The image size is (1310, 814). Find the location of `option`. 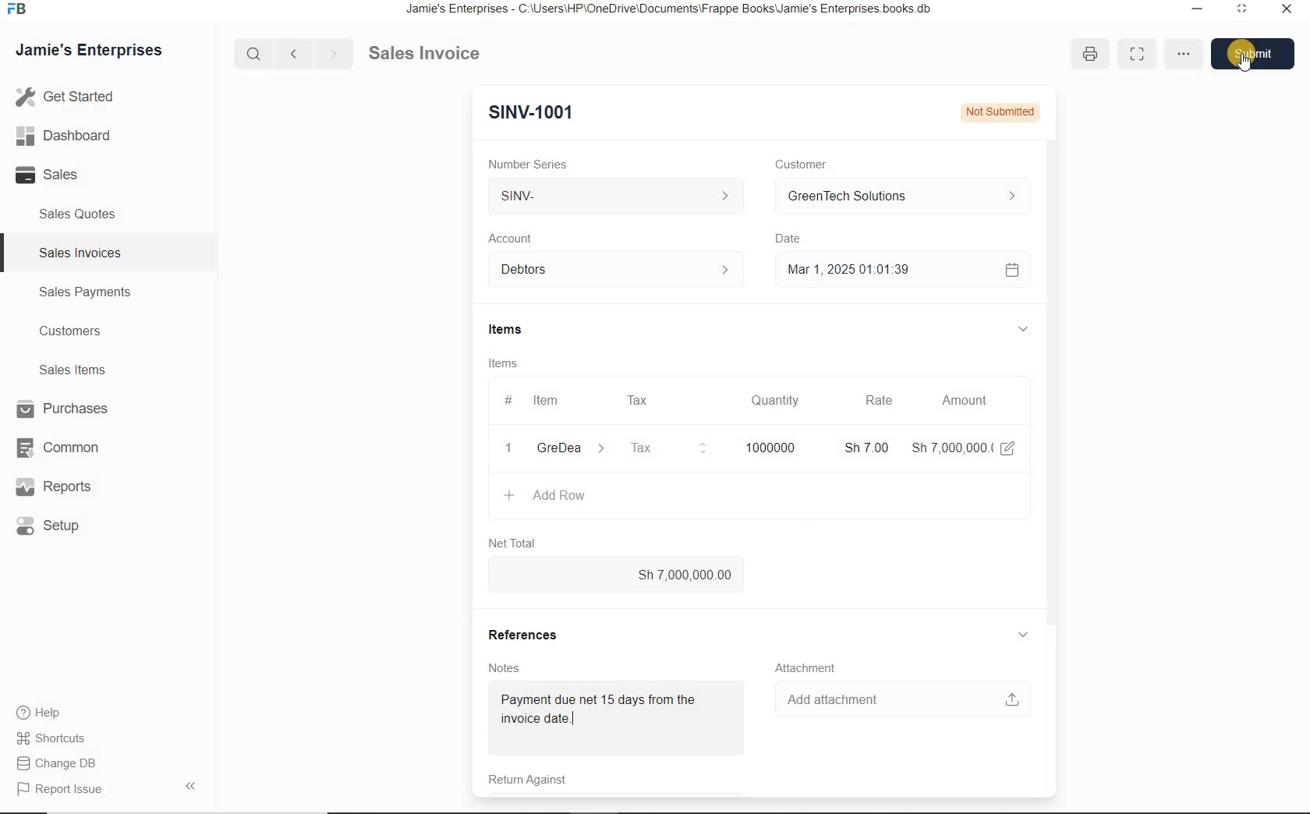

option is located at coordinates (1181, 52).